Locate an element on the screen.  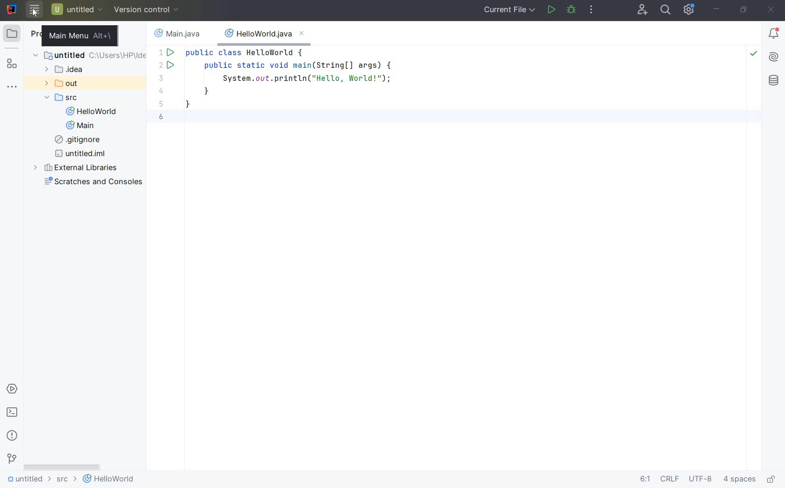
services is located at coordinates (12, 389).